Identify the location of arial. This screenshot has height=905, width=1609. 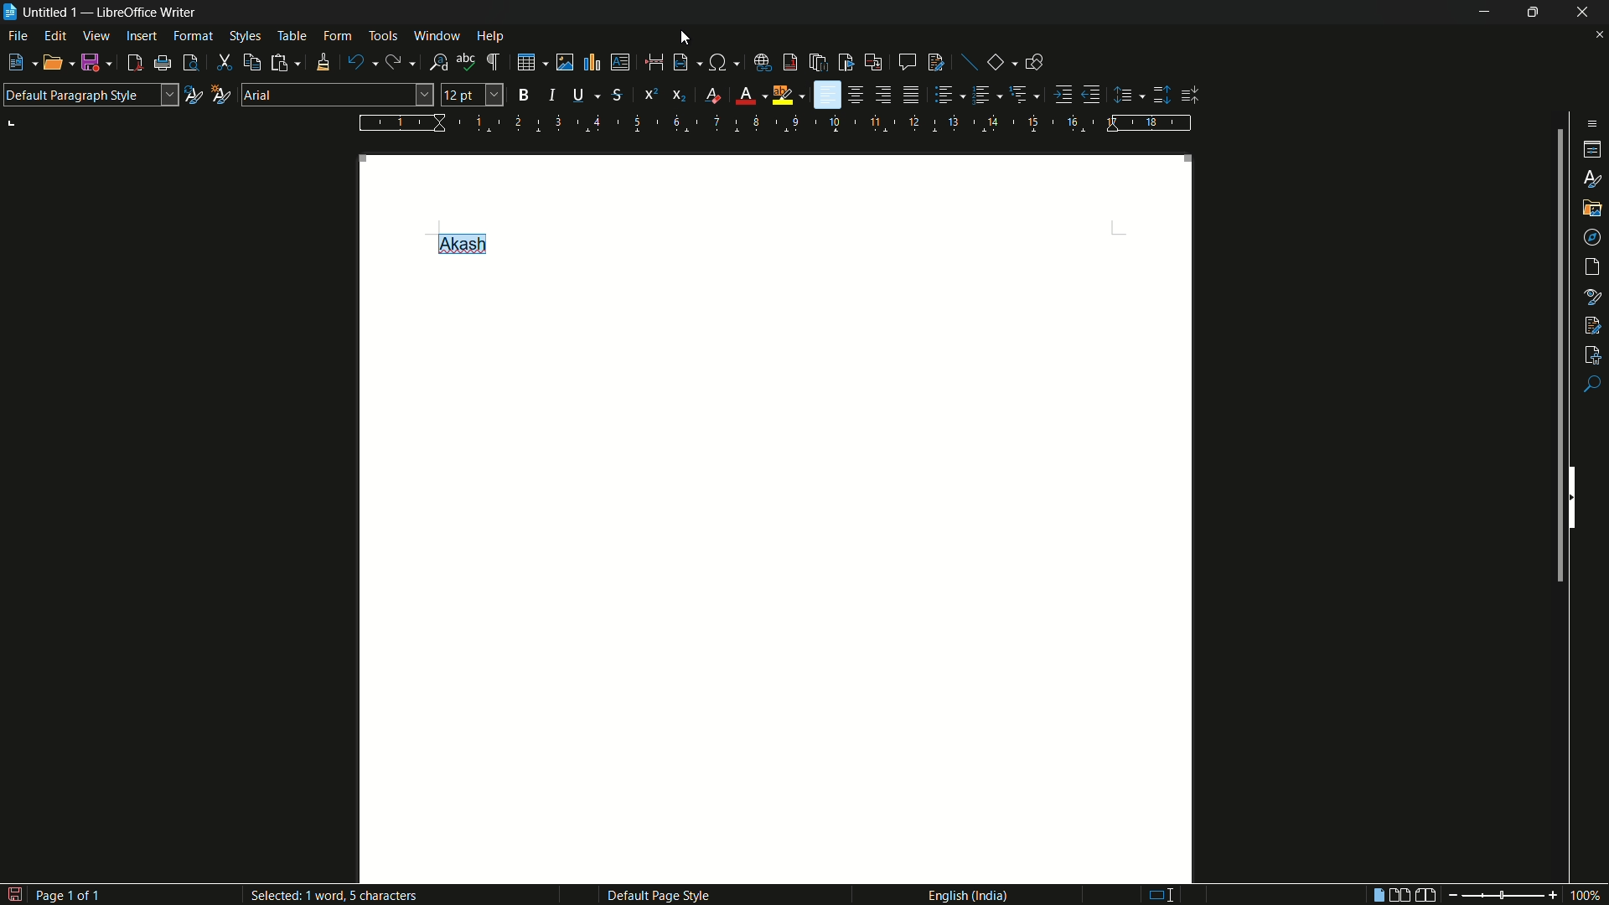
(259, 95).